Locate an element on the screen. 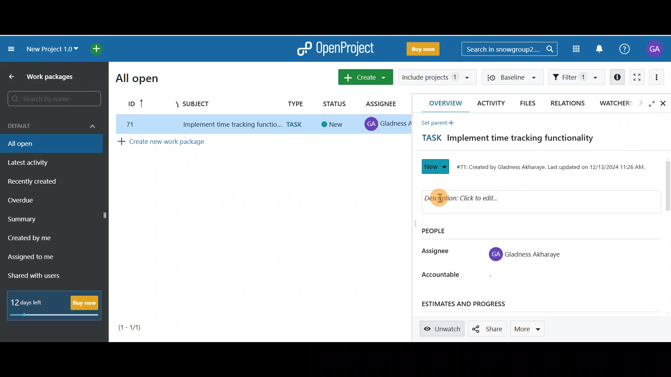 The height and width of the screenshot is (377, 671). Accountable is located at coordinates (440, 275).